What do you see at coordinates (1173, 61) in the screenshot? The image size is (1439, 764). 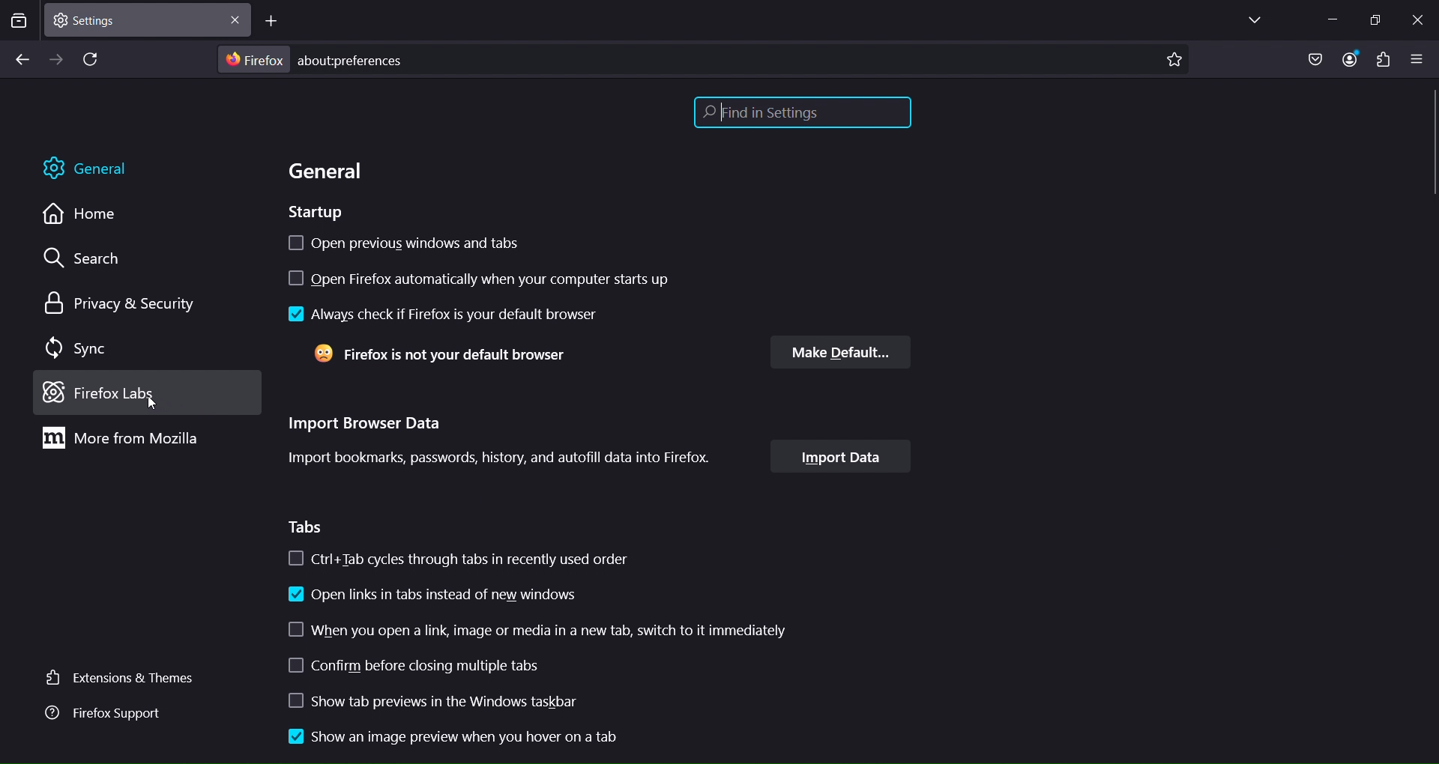 I see `bookmark page` at bounding box center [1173, 61].